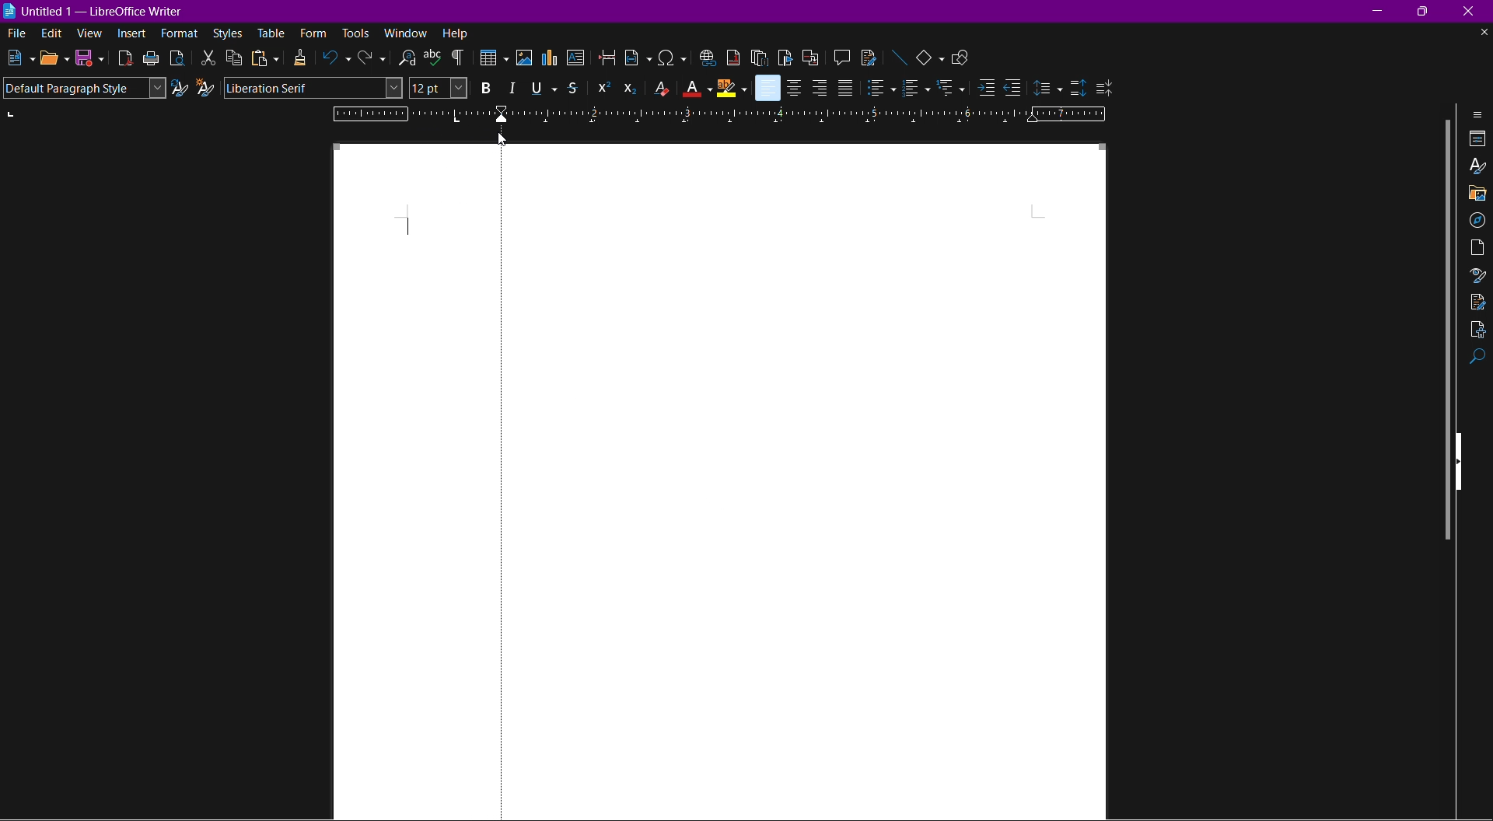 Image resolution: width=1493 pixels, height=821 pixels. Describe the element at coordinates (13, 32) in the screenshot. I see `file` at that location.